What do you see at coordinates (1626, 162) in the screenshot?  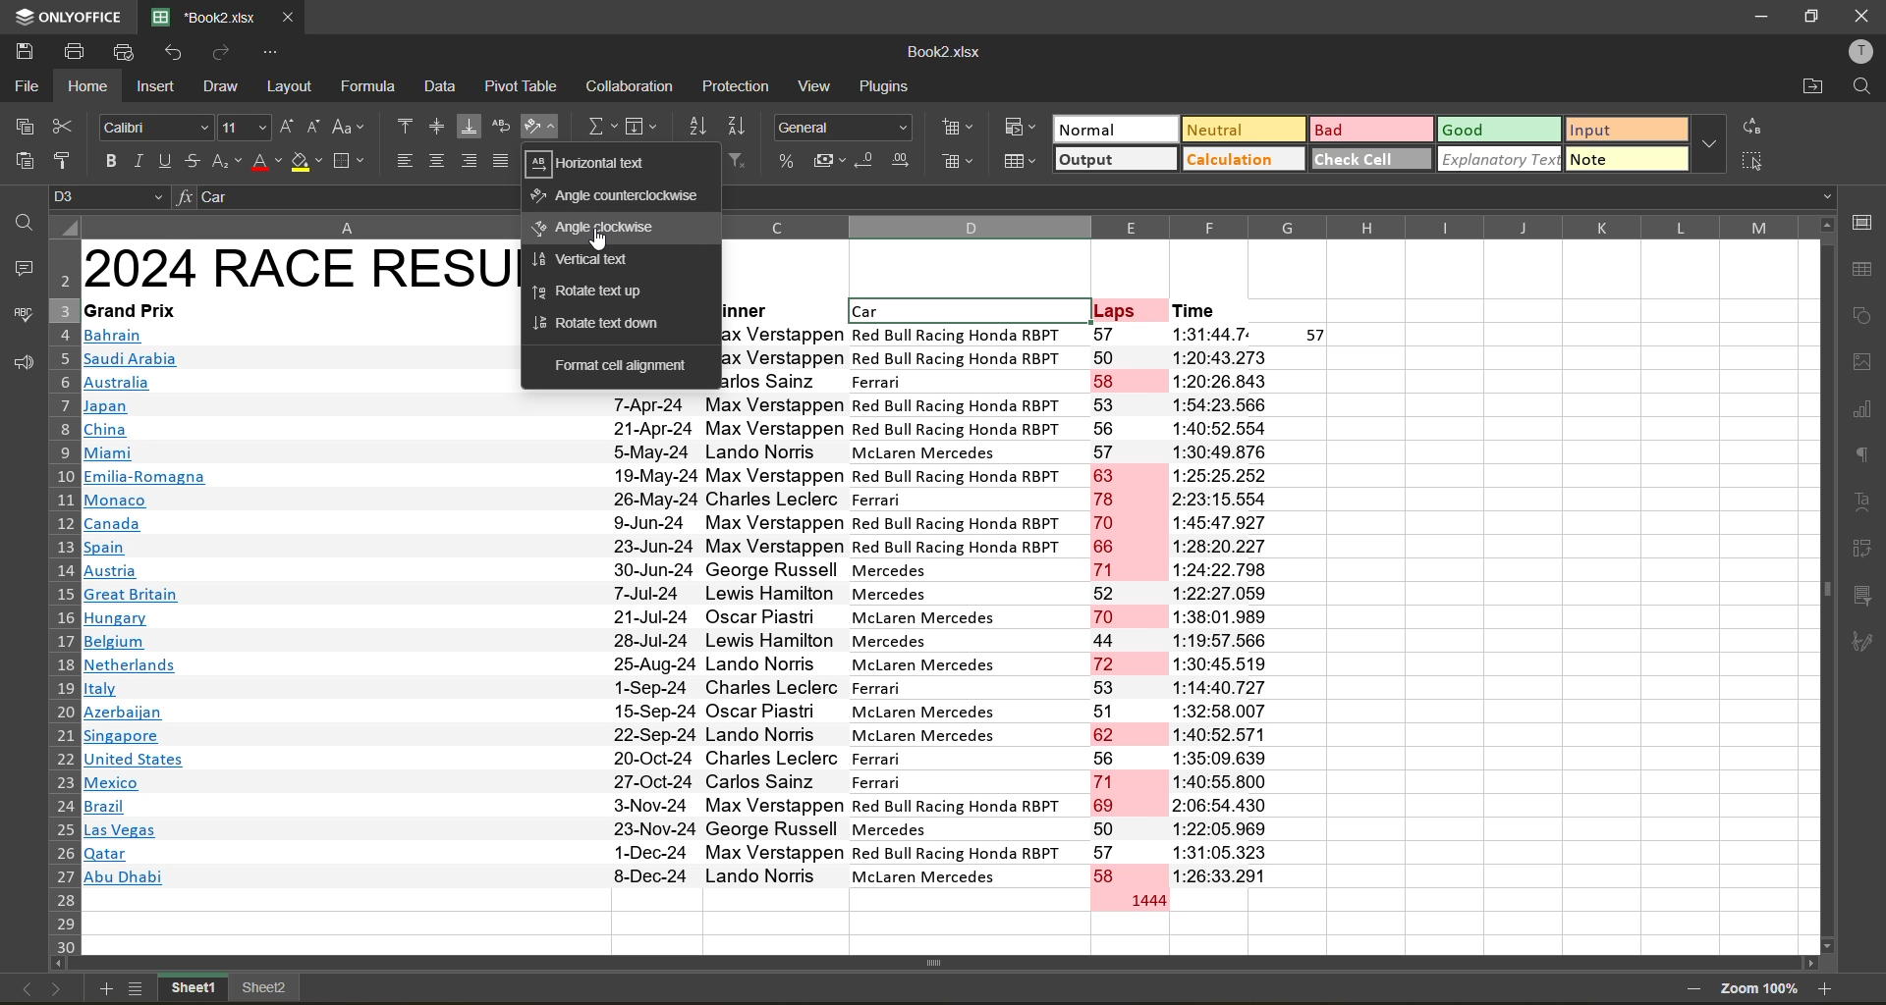 I see `note` at bounding box center [1626, 162].